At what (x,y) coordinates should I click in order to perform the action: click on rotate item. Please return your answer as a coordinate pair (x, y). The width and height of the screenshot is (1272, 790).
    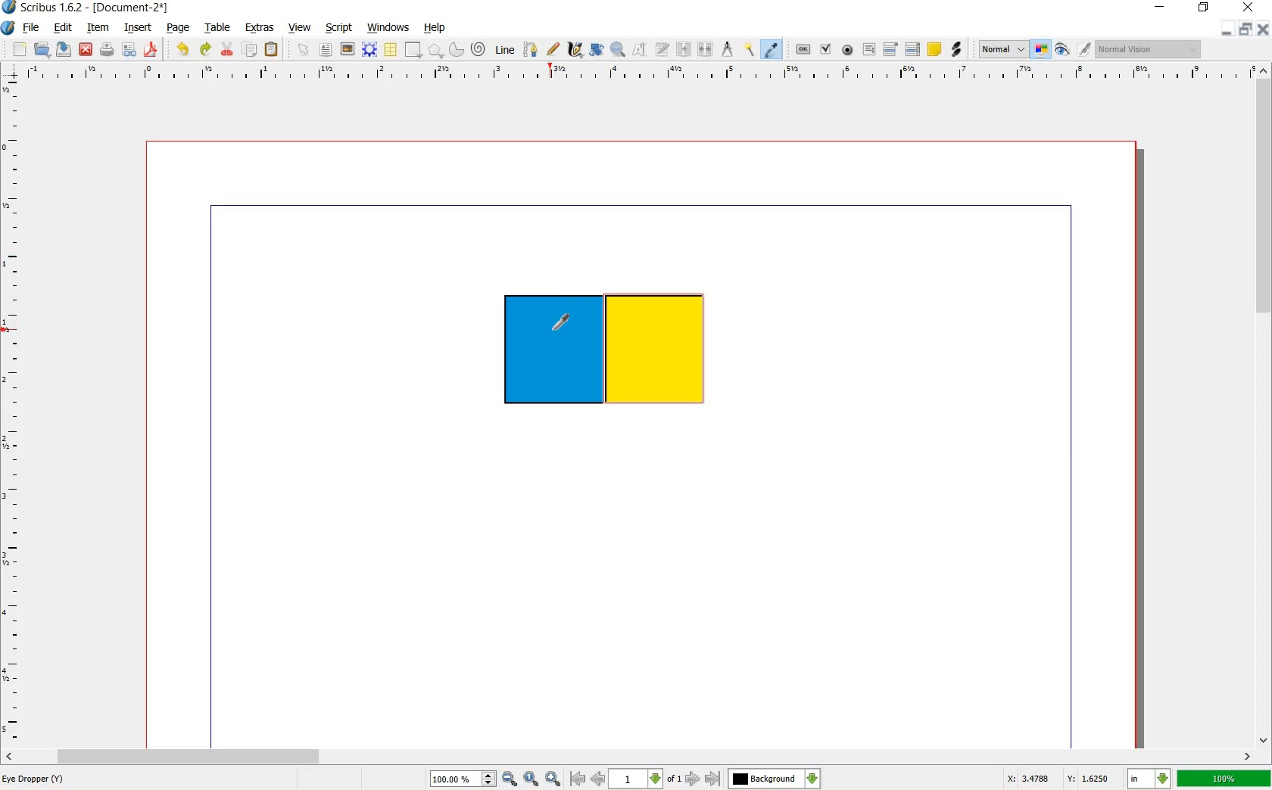
    Looking at the image, I should click on (597, 51).